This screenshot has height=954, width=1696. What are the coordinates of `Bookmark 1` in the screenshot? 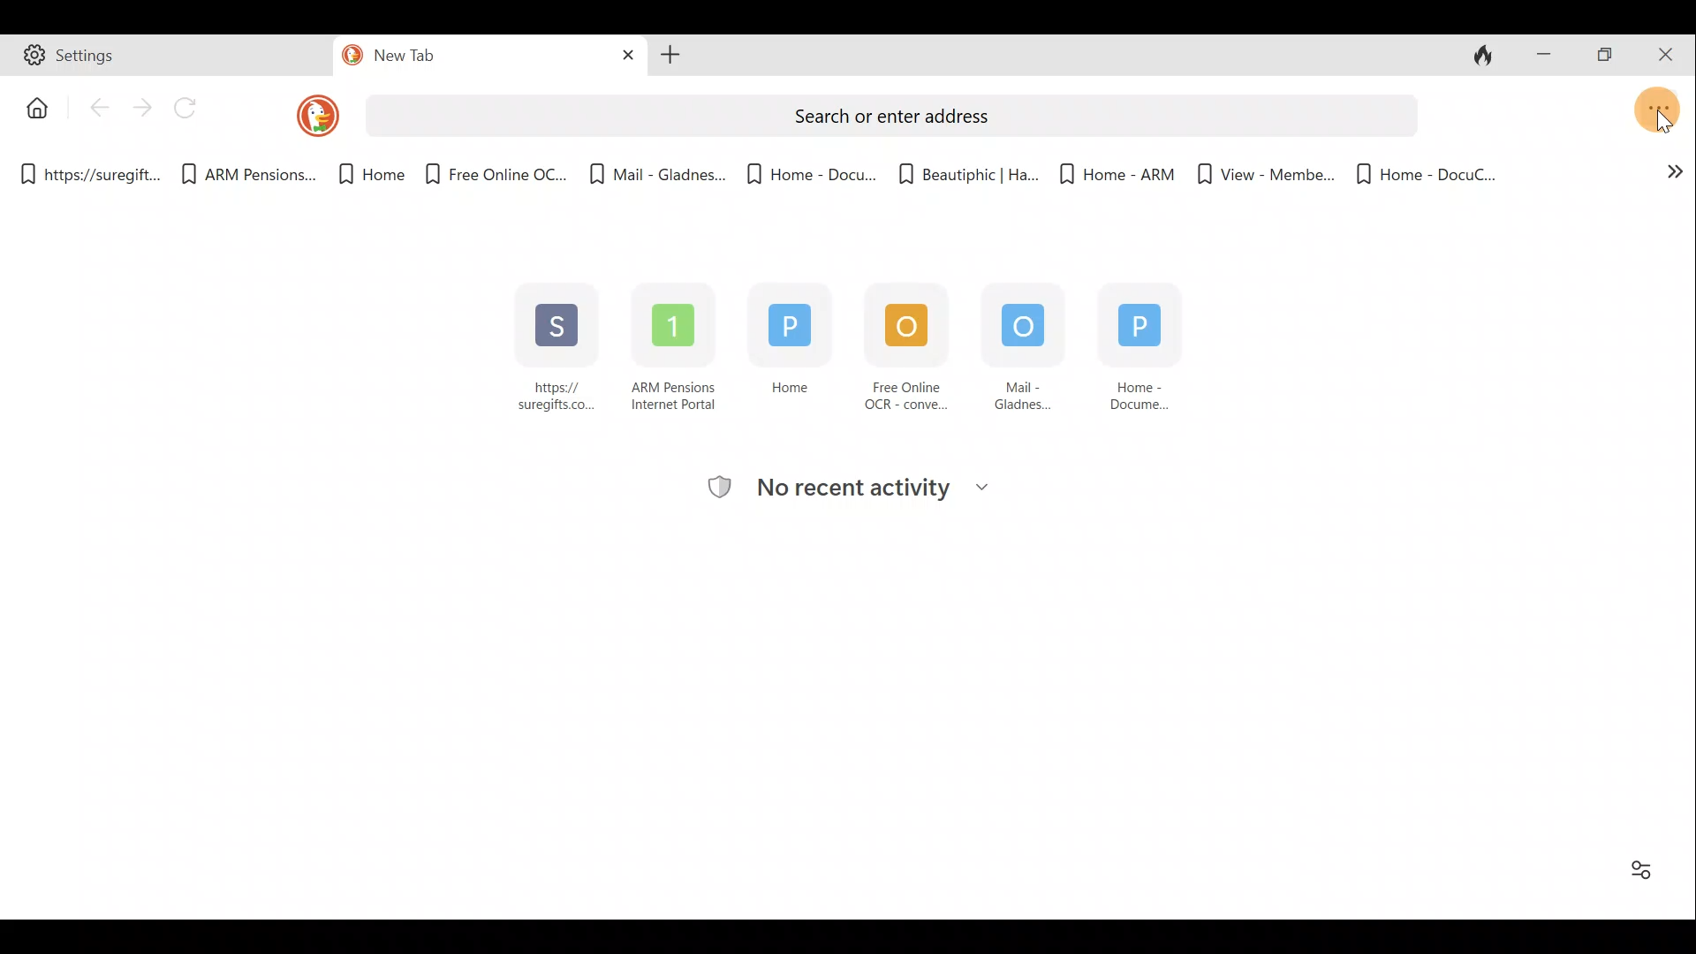 It's located at (87, 171).